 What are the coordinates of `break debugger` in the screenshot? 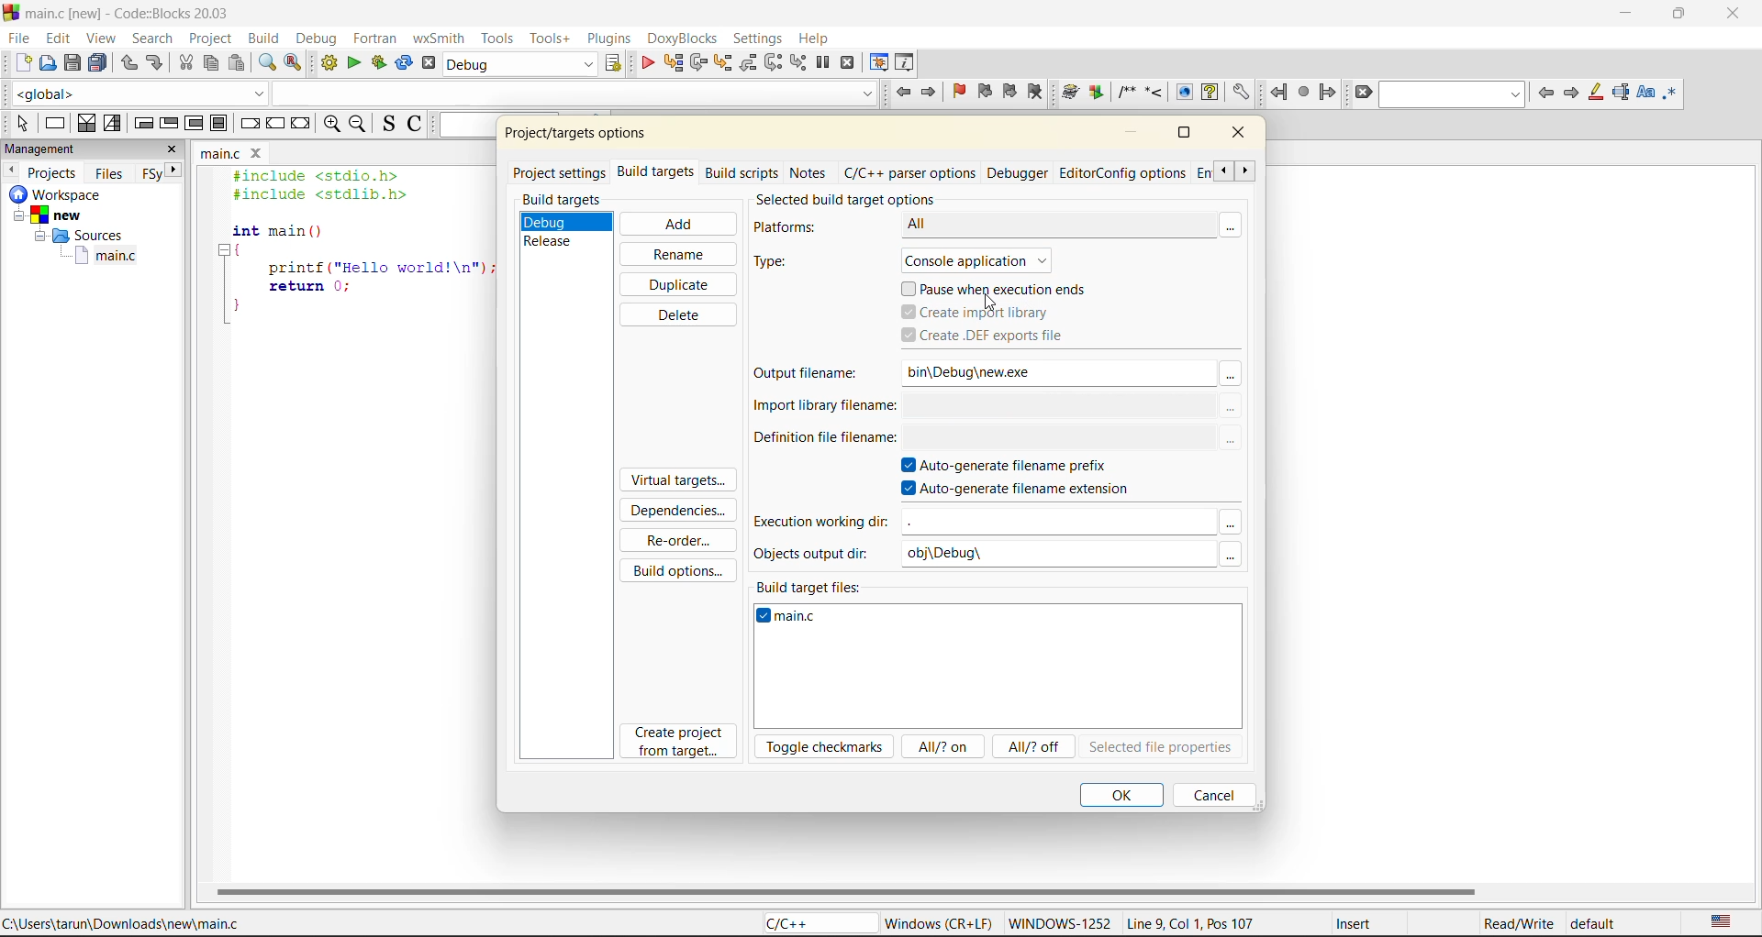 It's located at (824, 62).